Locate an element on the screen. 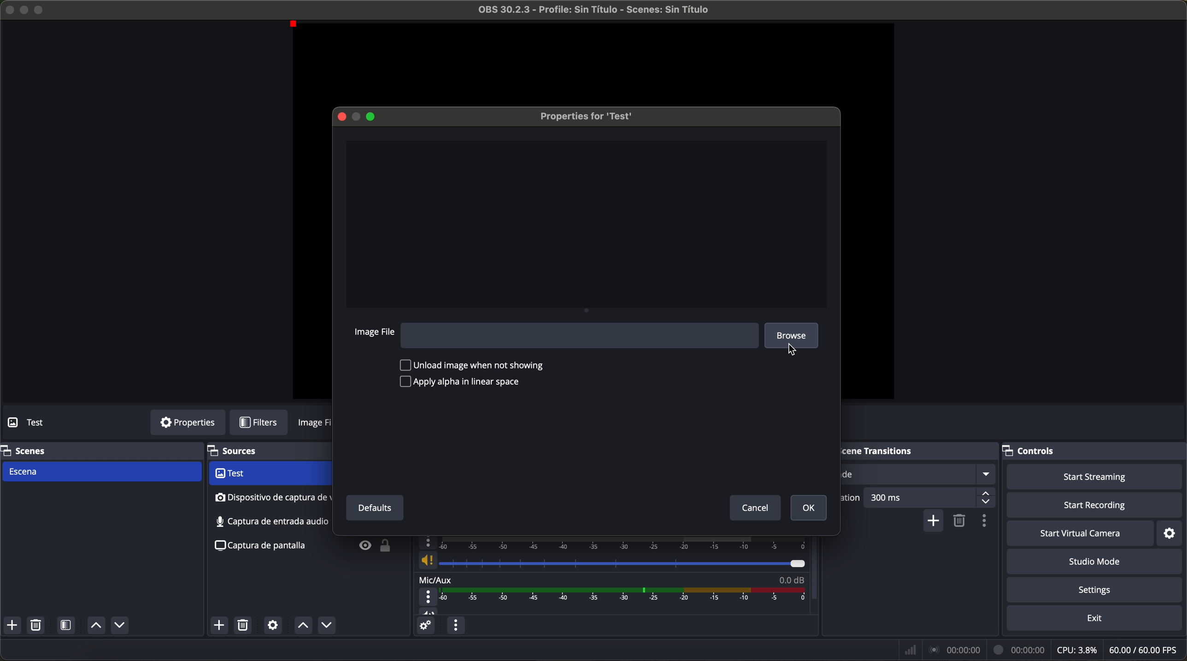 This screenshot has width=1187, height=661. maximize program is located at coordinates (41, 9).